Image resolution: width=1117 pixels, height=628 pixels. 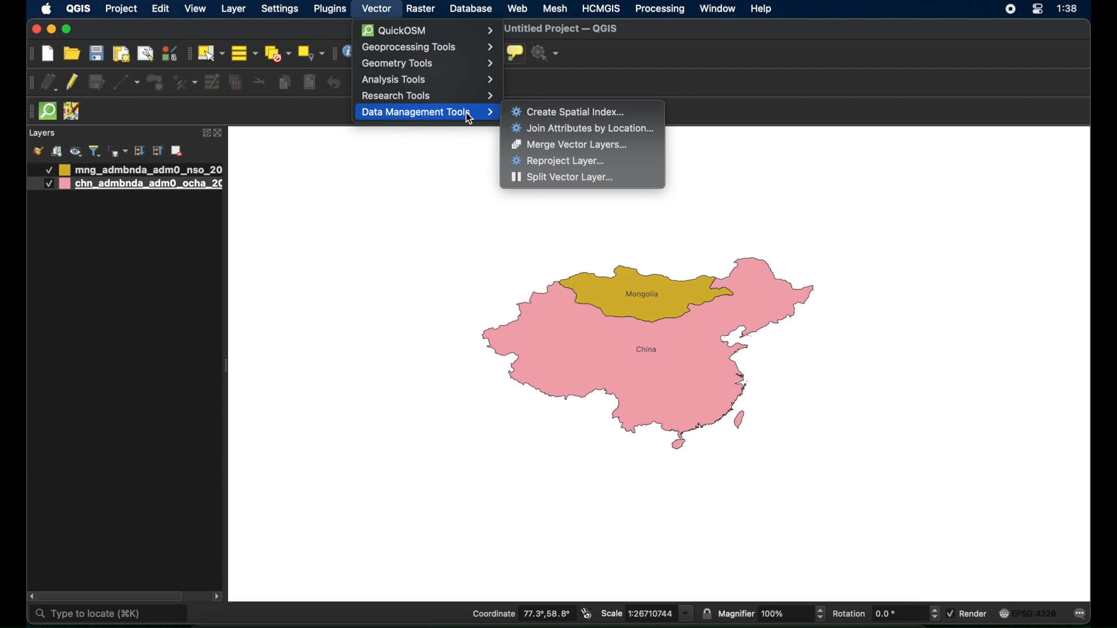 What do you see at coordinates (155, 82) in the screenshot?
I see `add polygon feature` at bounding box center [155, 82].